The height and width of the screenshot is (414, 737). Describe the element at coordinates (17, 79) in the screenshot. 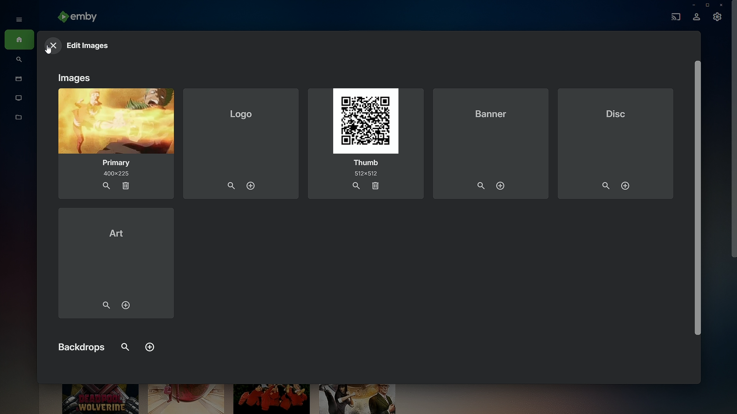

I see `Movies` at that location.